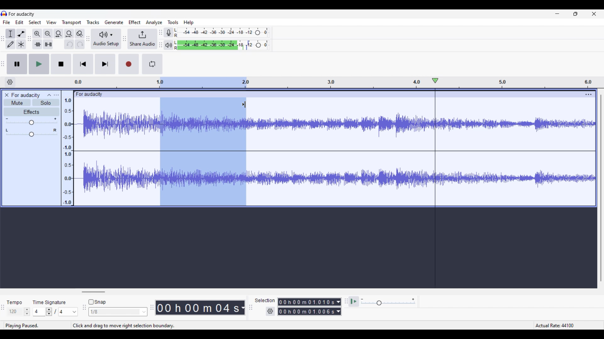  Describe the element at coordinates (168, 32) in the screenshot. I see `Record meter` at that location.